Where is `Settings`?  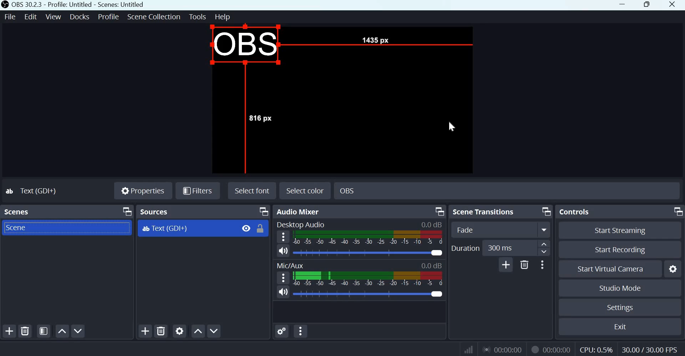
Settings is located at coordinates (621, 307).